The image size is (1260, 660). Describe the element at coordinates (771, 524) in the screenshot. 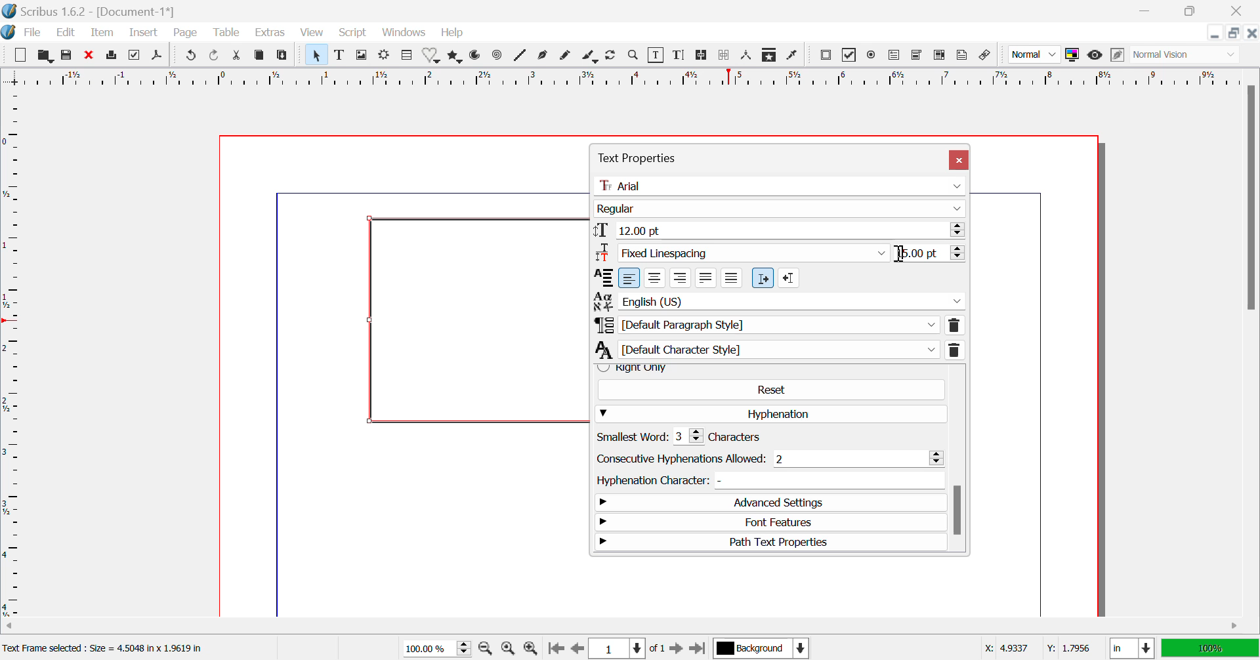

I see `Font Features` at that location.